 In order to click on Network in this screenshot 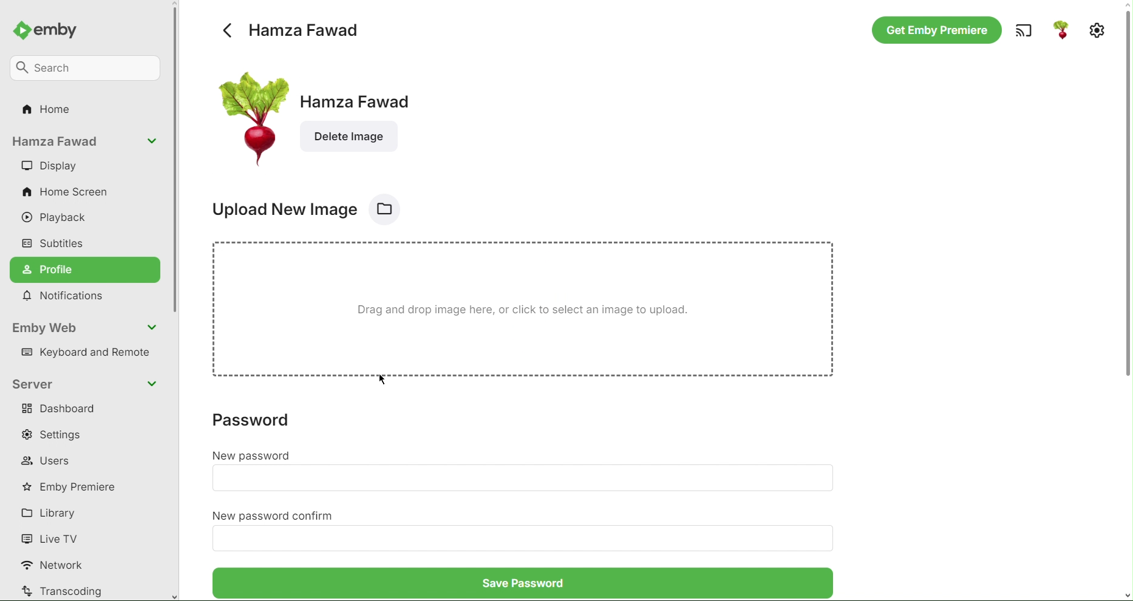, I will do `click(58, 566)`.